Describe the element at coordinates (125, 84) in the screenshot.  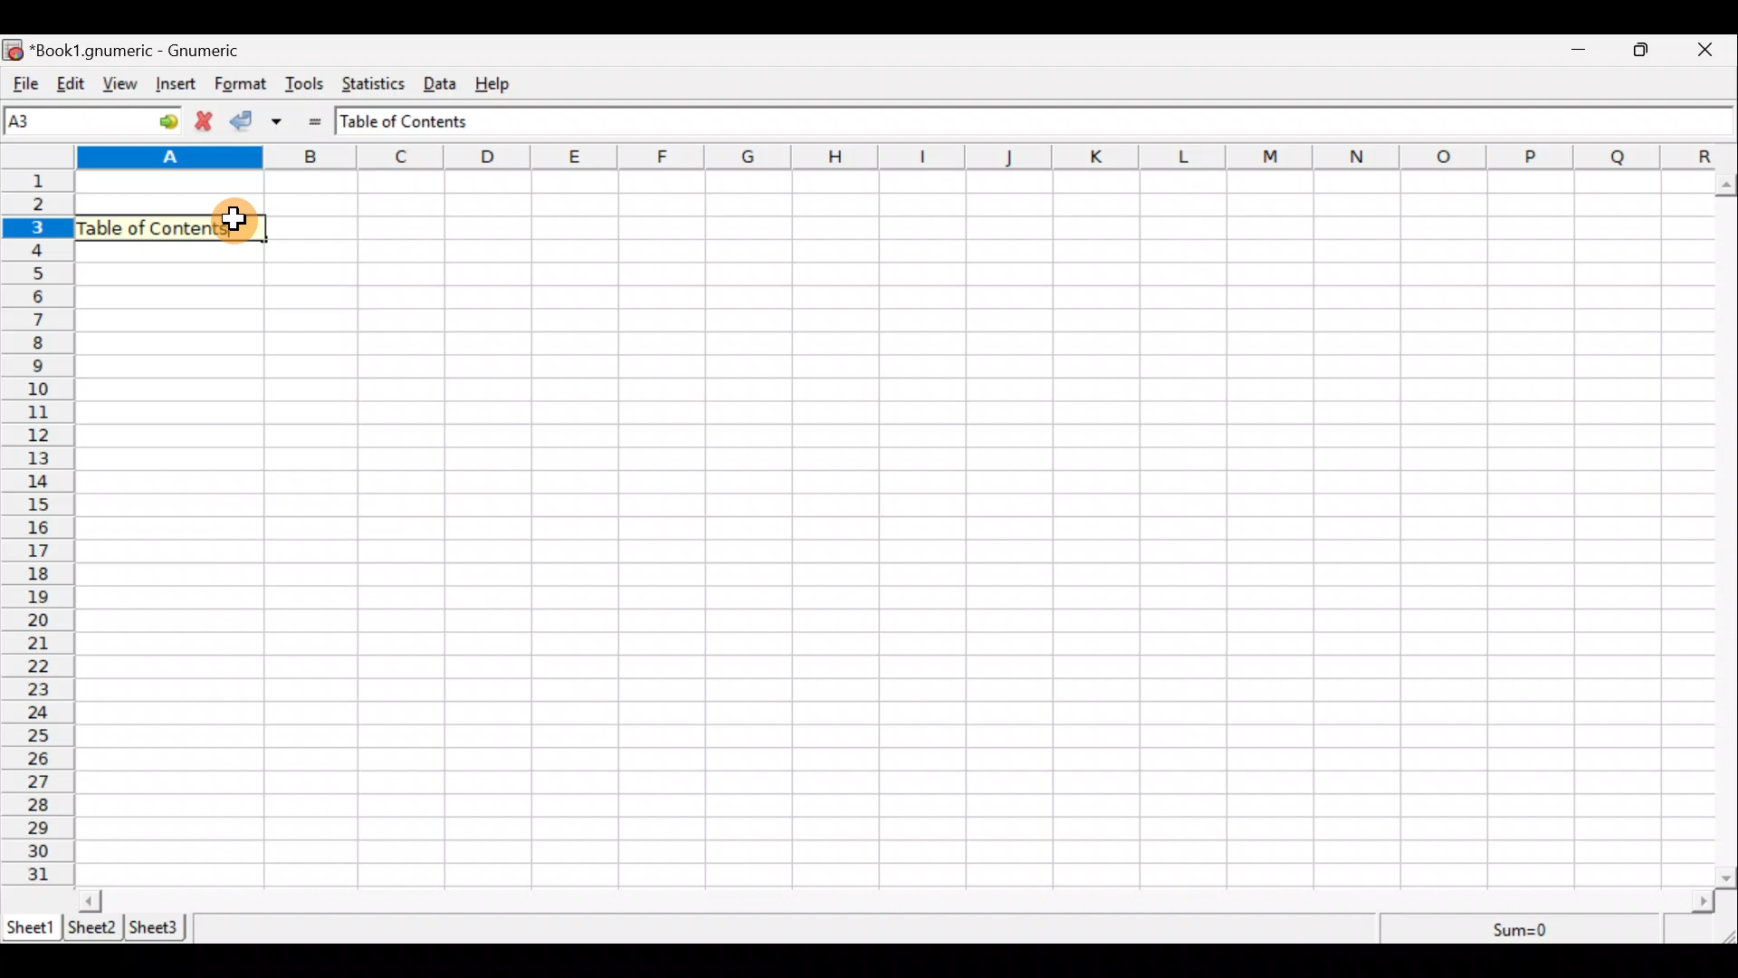
I see `View` at that location.